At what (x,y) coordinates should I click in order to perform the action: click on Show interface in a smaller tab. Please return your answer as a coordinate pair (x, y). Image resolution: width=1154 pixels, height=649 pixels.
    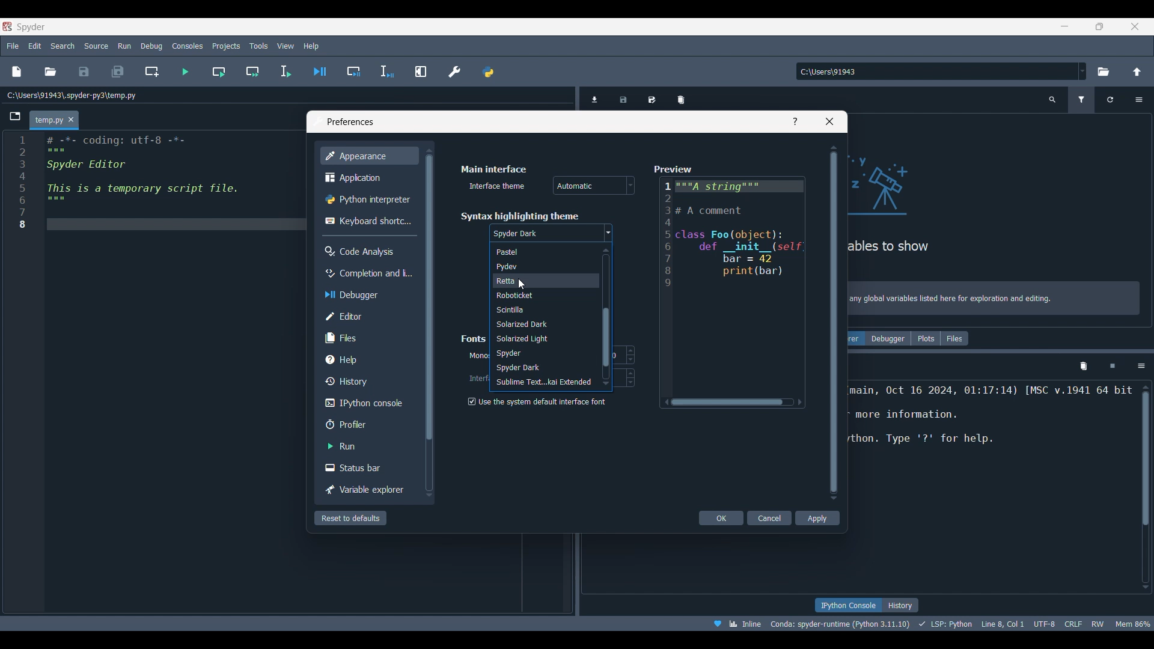
    Looking at the image, I should click on (1099, 26).